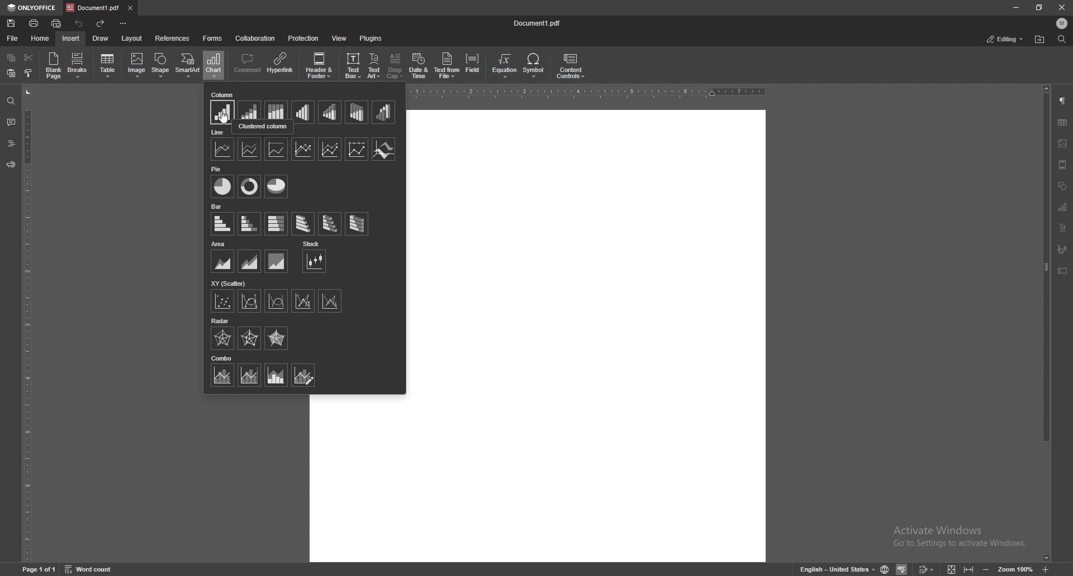 The height and width of the screenshot is (576, 1073). What do you see at coordinates (315, 262) in the screenshot?
I see `stock` at bounding box center [315, 262].